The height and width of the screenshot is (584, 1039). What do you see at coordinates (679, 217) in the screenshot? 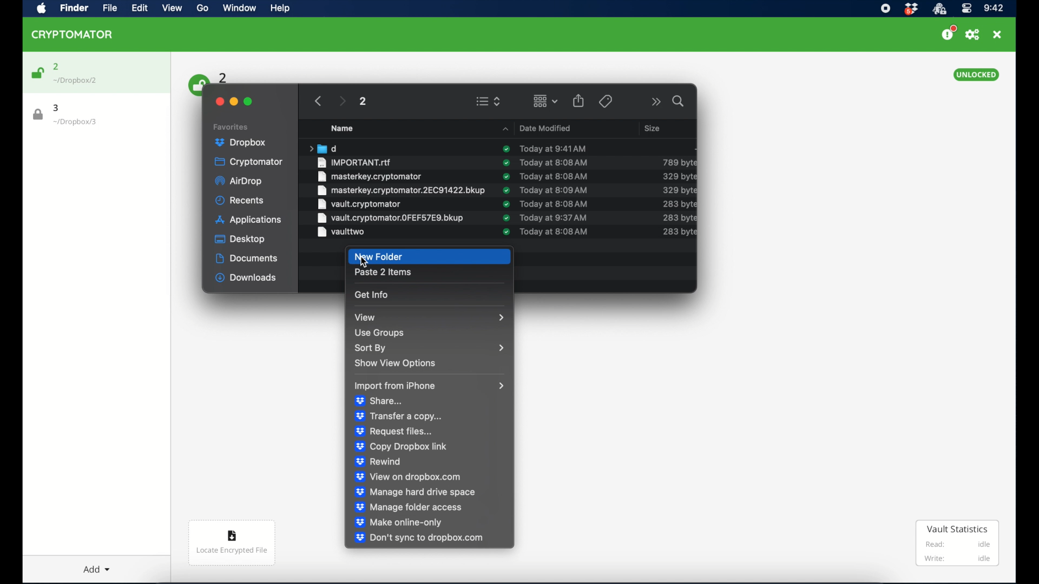
I see `size` at bounding box center [679, 217].